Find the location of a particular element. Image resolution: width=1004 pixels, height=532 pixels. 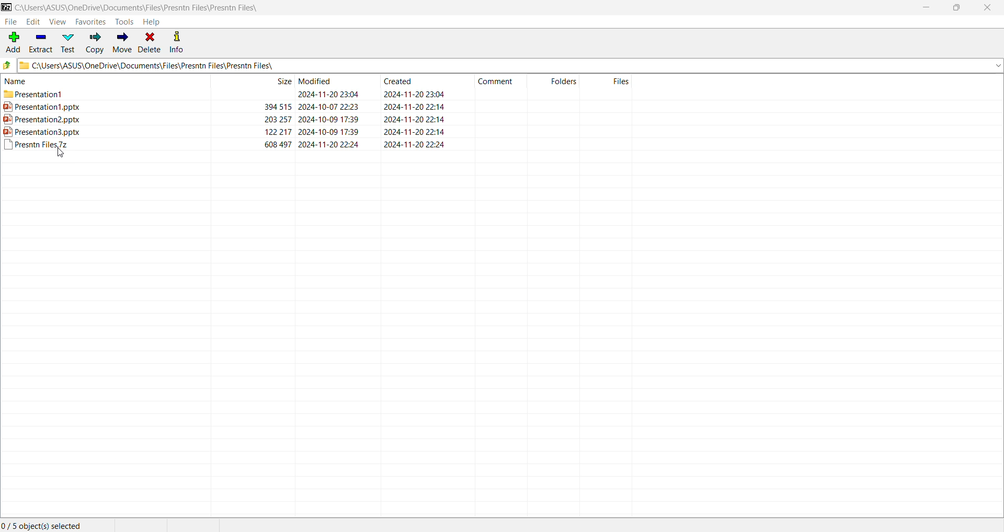

Edit is located at coordinates (35, 21).